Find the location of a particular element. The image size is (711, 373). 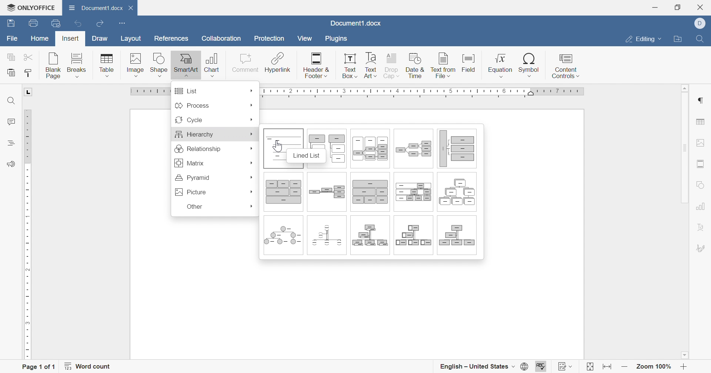

Scroll up is located at coordinates (685, 87).